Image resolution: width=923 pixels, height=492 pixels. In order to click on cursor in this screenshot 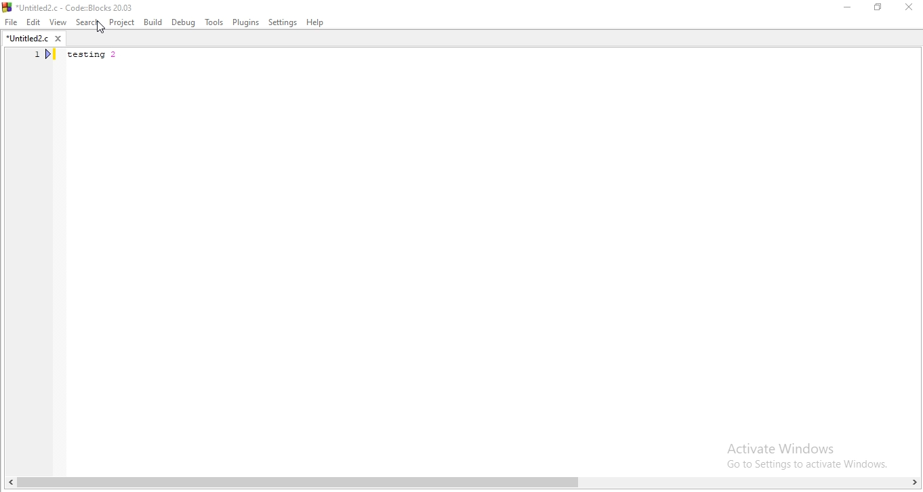, I will do `click(101, 28)`.